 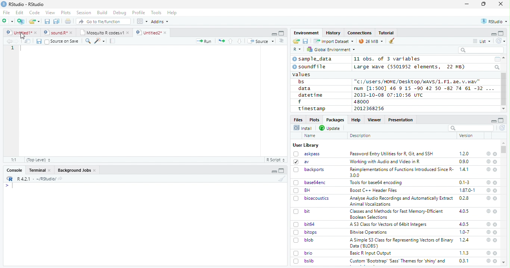 I want to click on blob, so click(x=304, y=240).